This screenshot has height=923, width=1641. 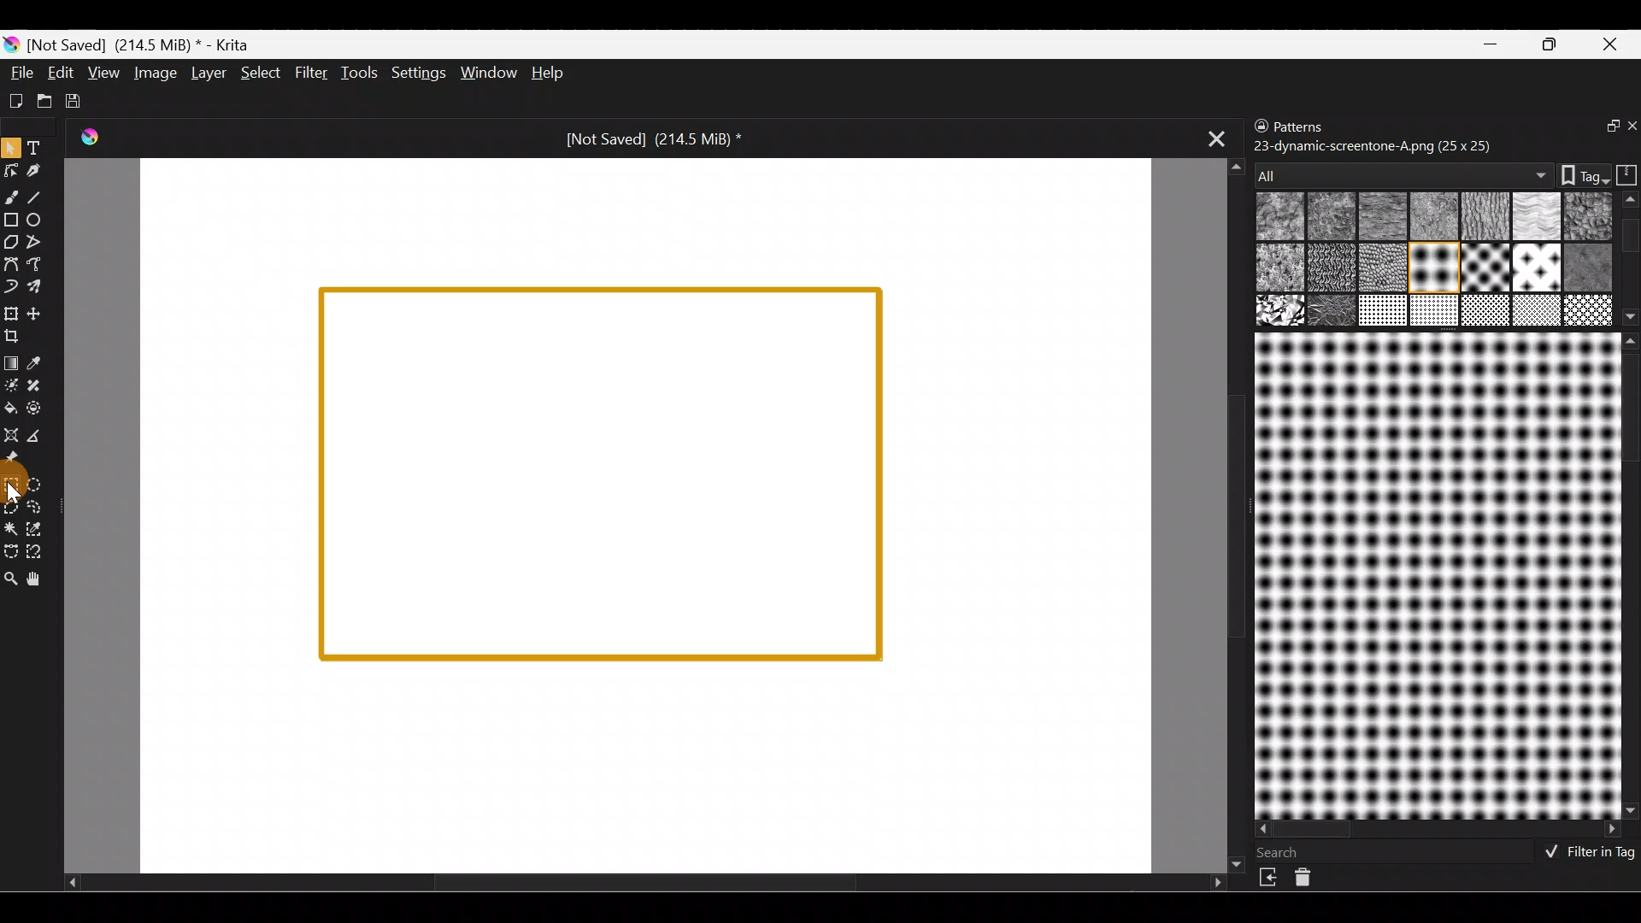 What do you see at coordinates (1602, 129) in the screenshot?
I see `Float docker` at bounding box center [1602, 129].